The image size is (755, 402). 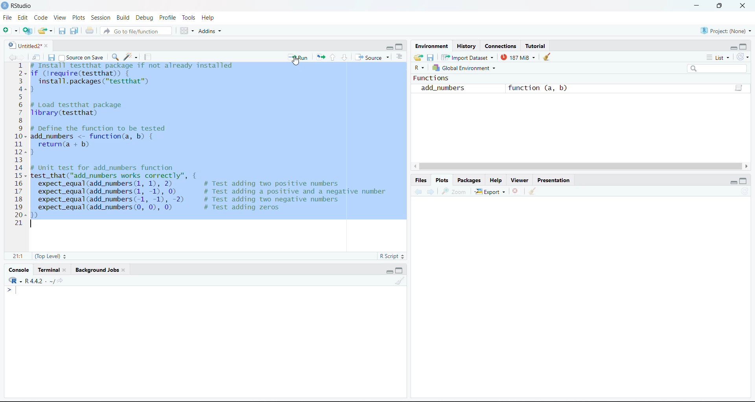 I want to click on close, so click(x=66, y=269).